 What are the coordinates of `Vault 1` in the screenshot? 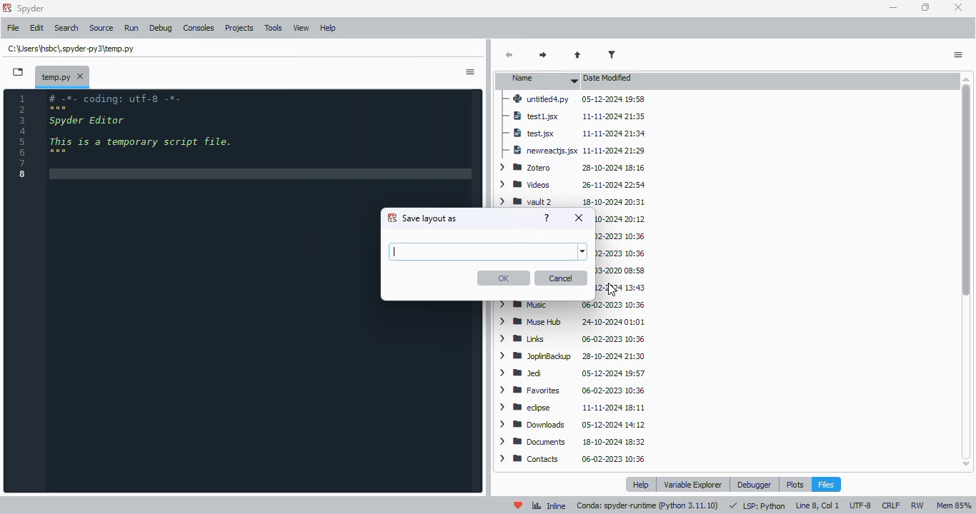 It's located at (619, 218).